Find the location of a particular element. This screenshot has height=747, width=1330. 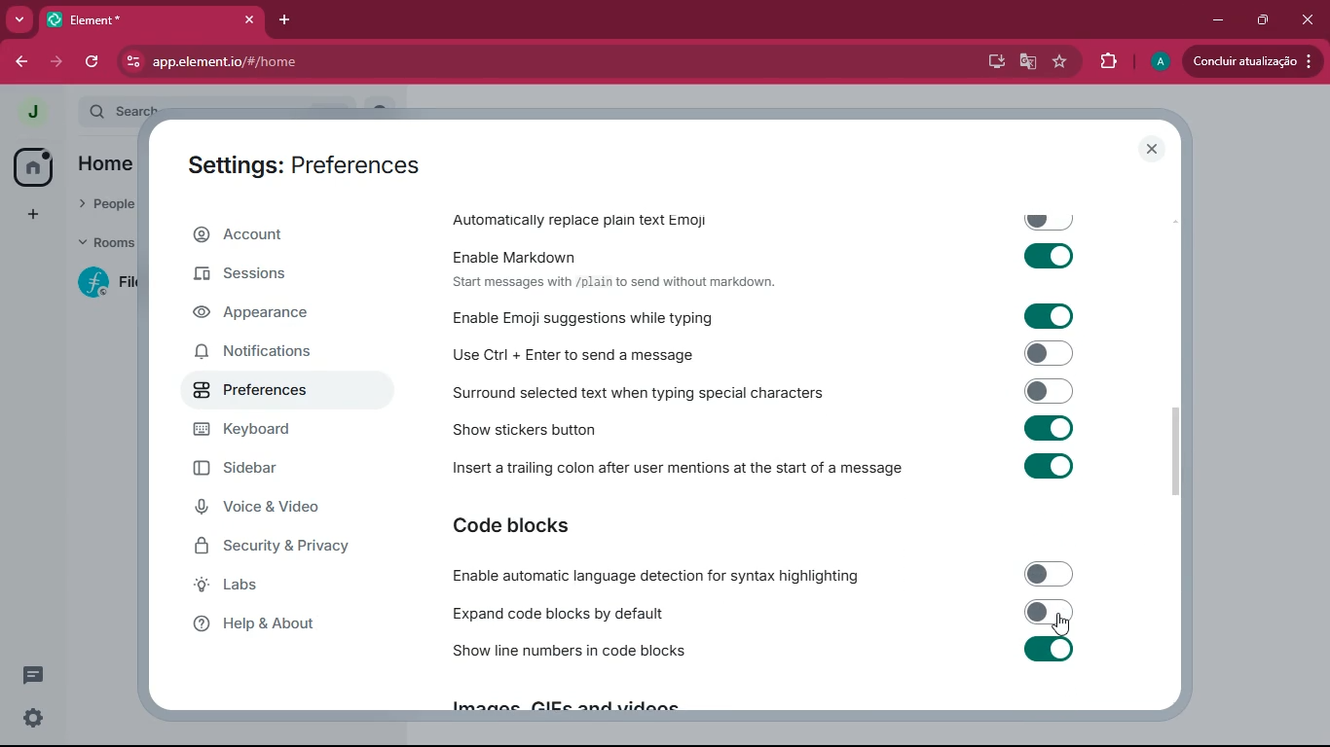

help is located at coordinates (281, 629).